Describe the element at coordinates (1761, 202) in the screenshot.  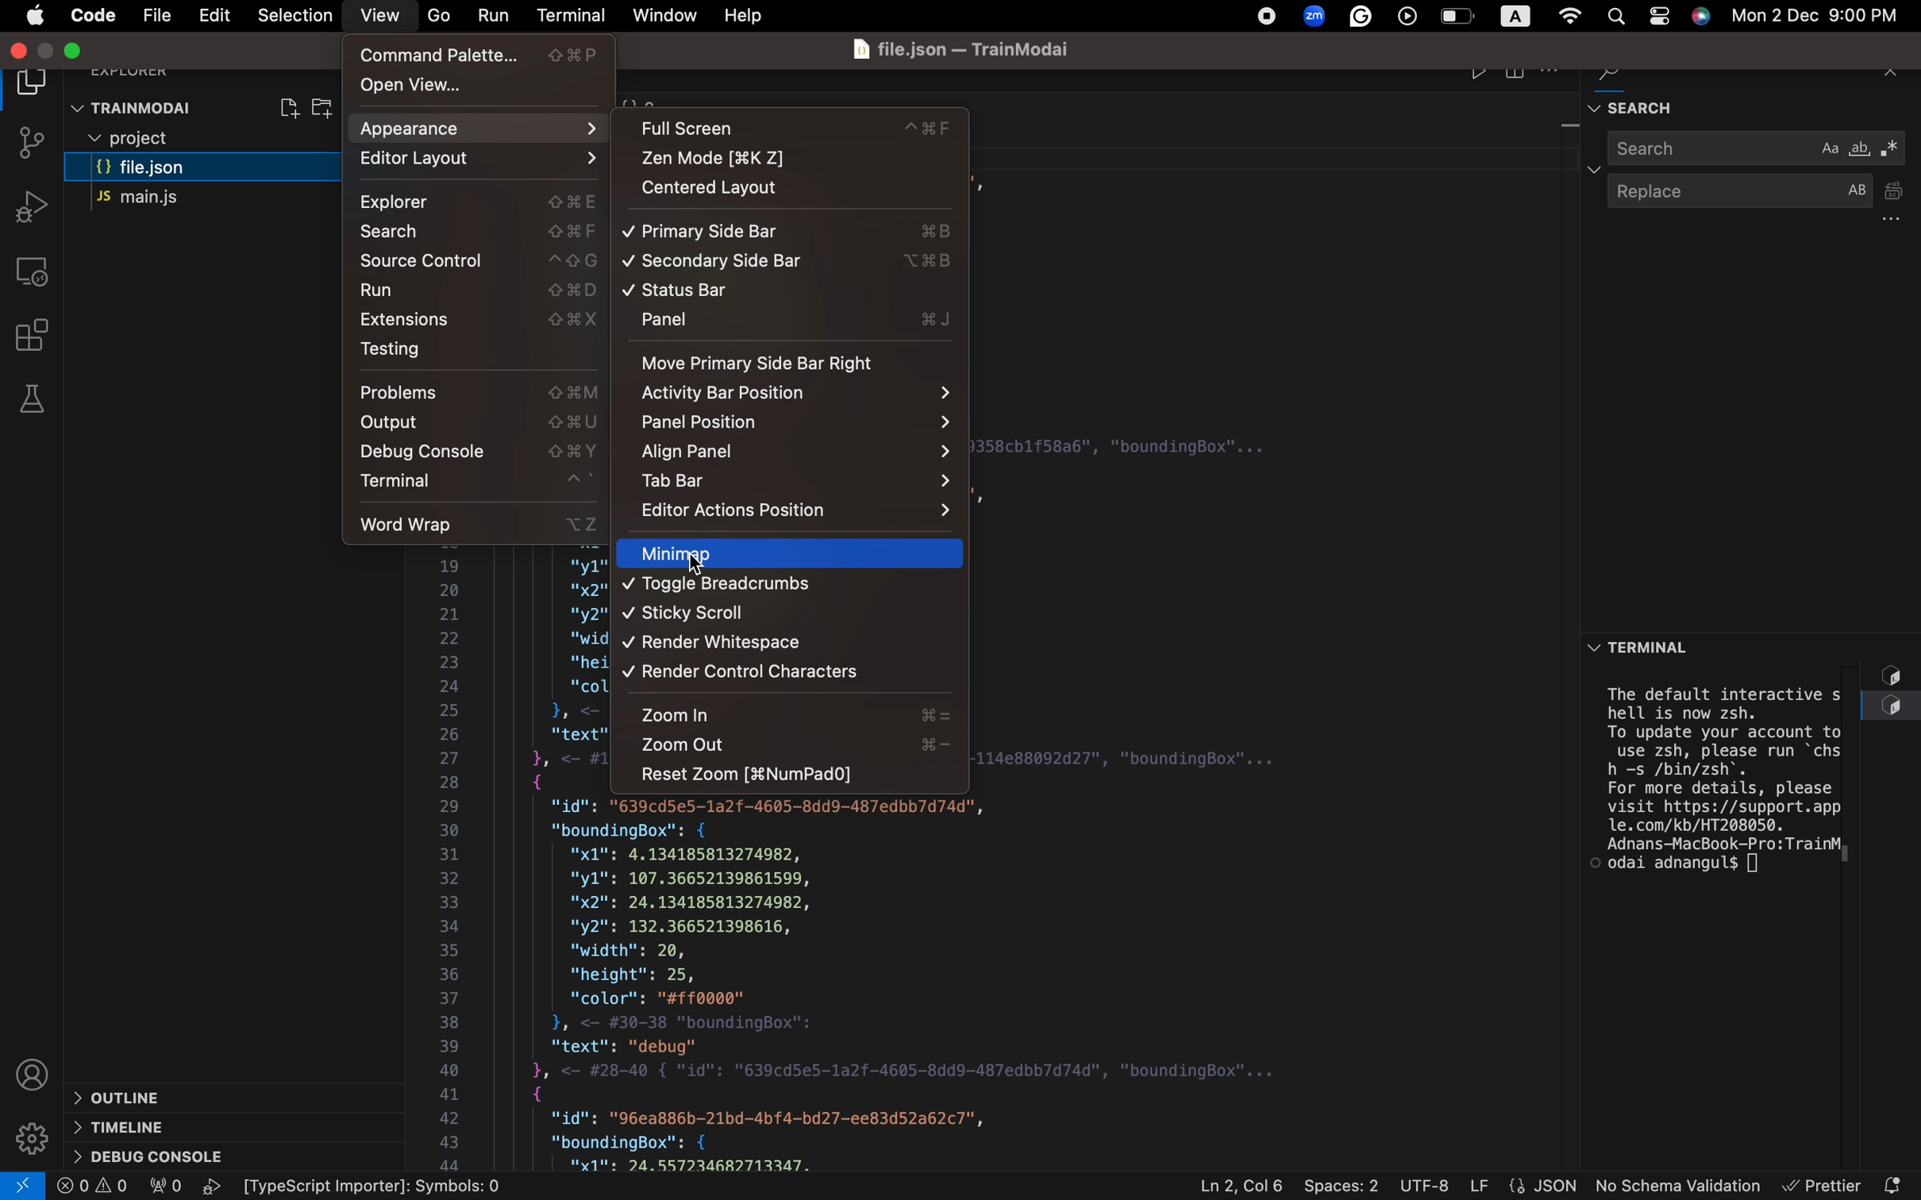
I see `replace` at that location.